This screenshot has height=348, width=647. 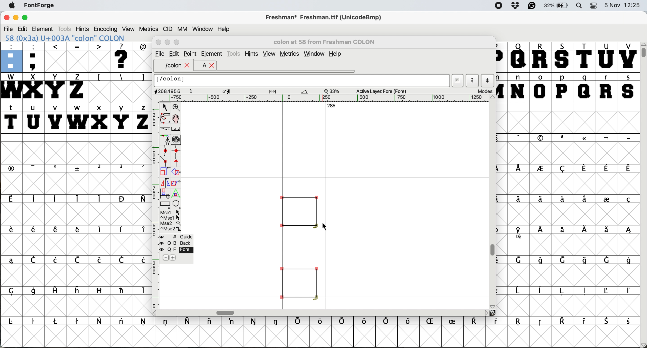 I want to click on help, so click(x=336, y=54).